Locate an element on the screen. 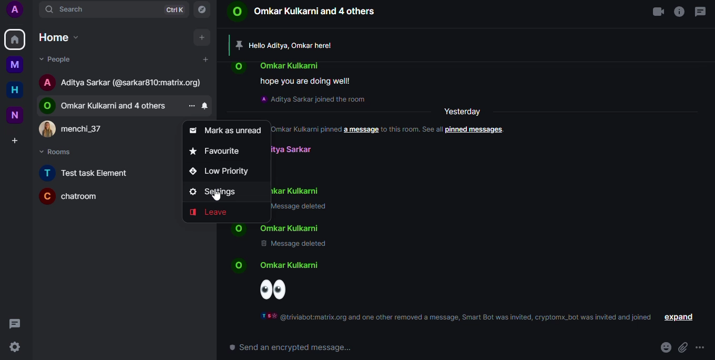 This screenshot has width=715, height=360. yesterday is located at coordinates (462, 112).